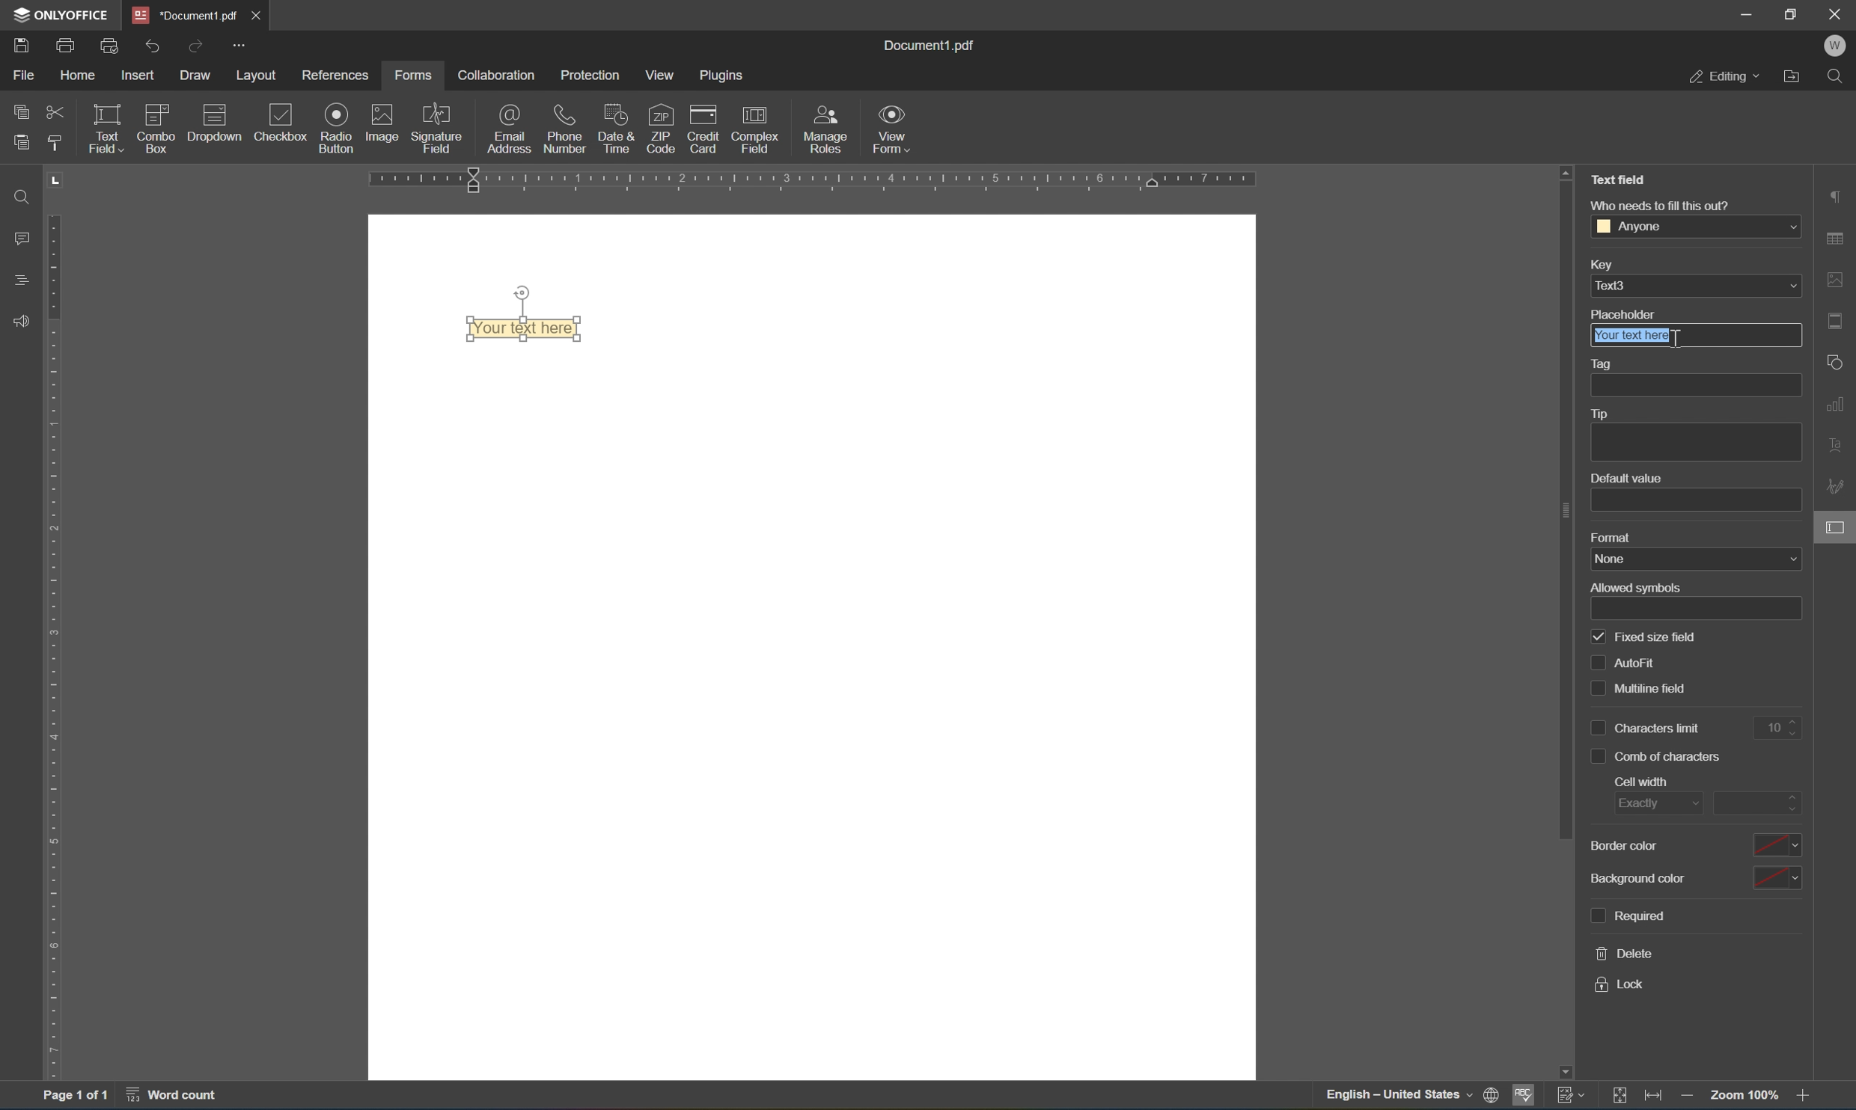 This screenshot has width=1856, height=1110. I want to click on zoom out, so click(1688, 1099).